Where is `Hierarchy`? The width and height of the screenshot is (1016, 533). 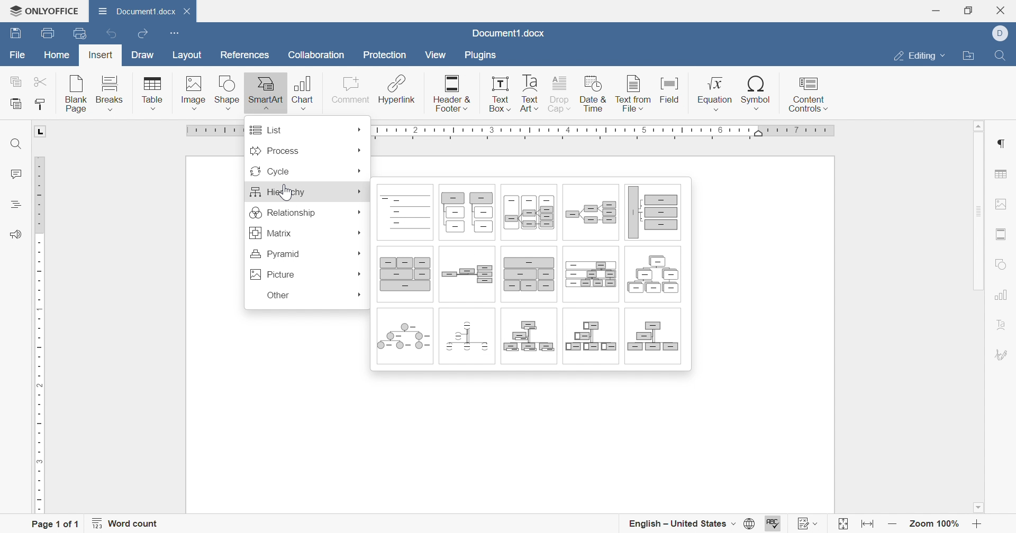
Hierarchy is located at coordinates (277, 192).